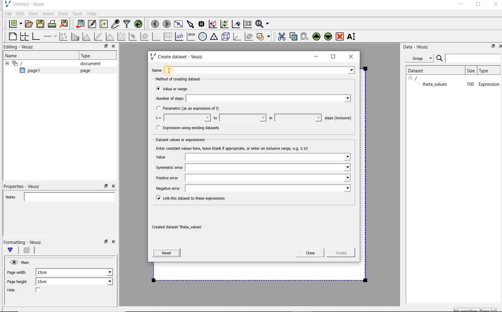  Describe the element at coordinates (42, 24) in the screenshot. I see `save the document` at that location.